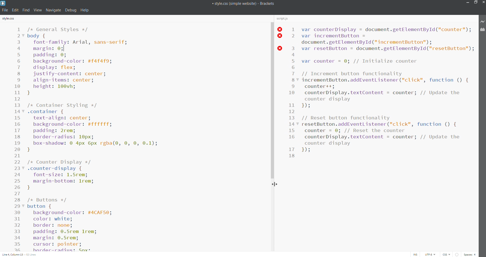 The height and width of the screenshot is (257, 486). What do you see at coordinates (468, 3) in the screenshot?
I see `minimize` at bounding box center [468, 3].